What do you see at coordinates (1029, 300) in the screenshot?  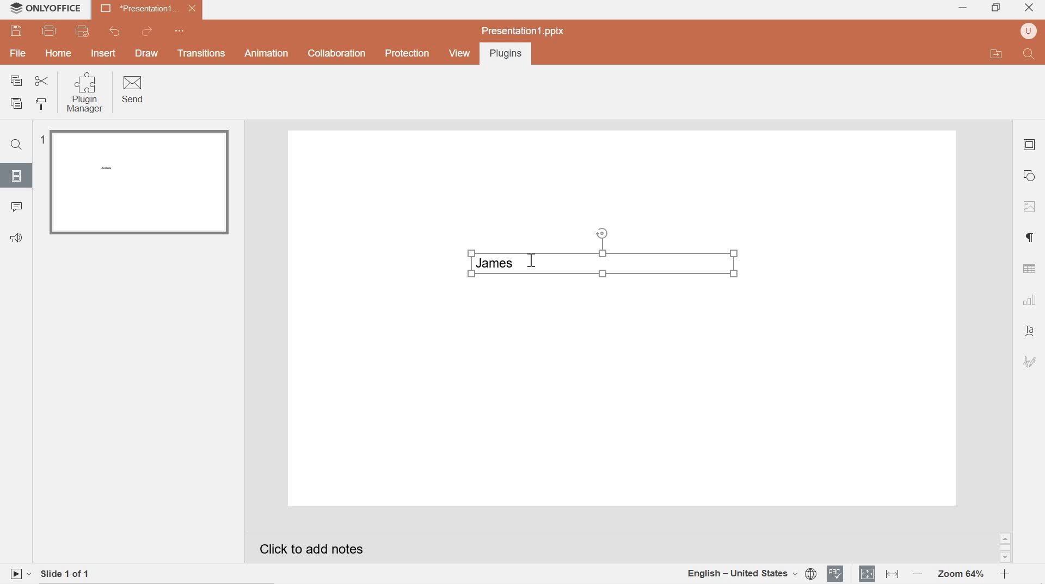 I see `chart` at bounding box center [1029, 300].